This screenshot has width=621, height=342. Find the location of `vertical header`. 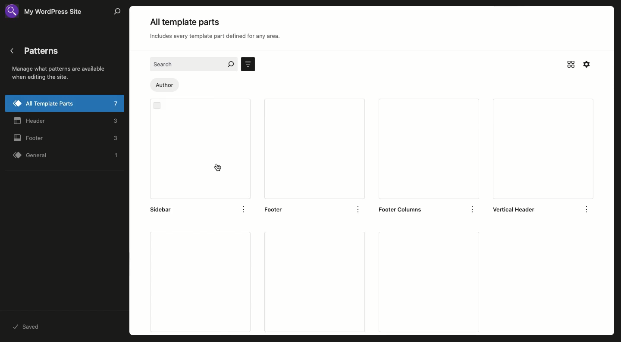

vertical header is located at coordinates (514, 210).